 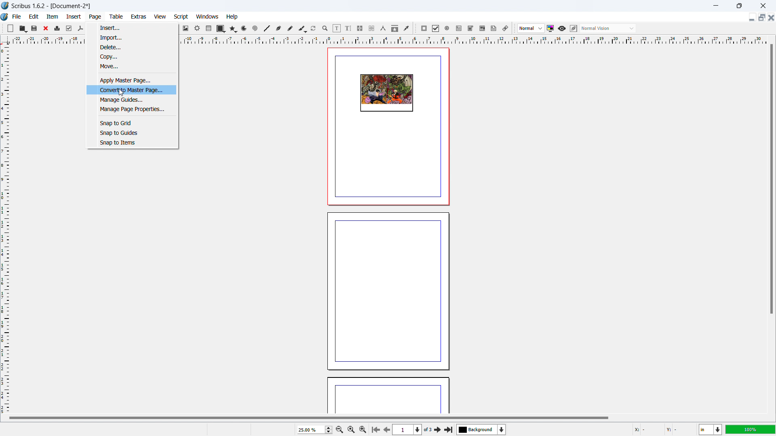 I want to click on next page, so click(x=438, y=429).